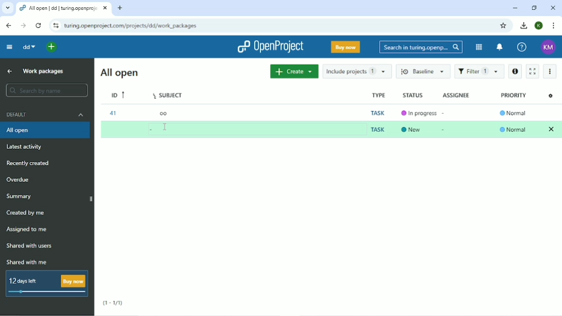 The image size is (562, 316). I want to click on Downloads, so click(524, 26).